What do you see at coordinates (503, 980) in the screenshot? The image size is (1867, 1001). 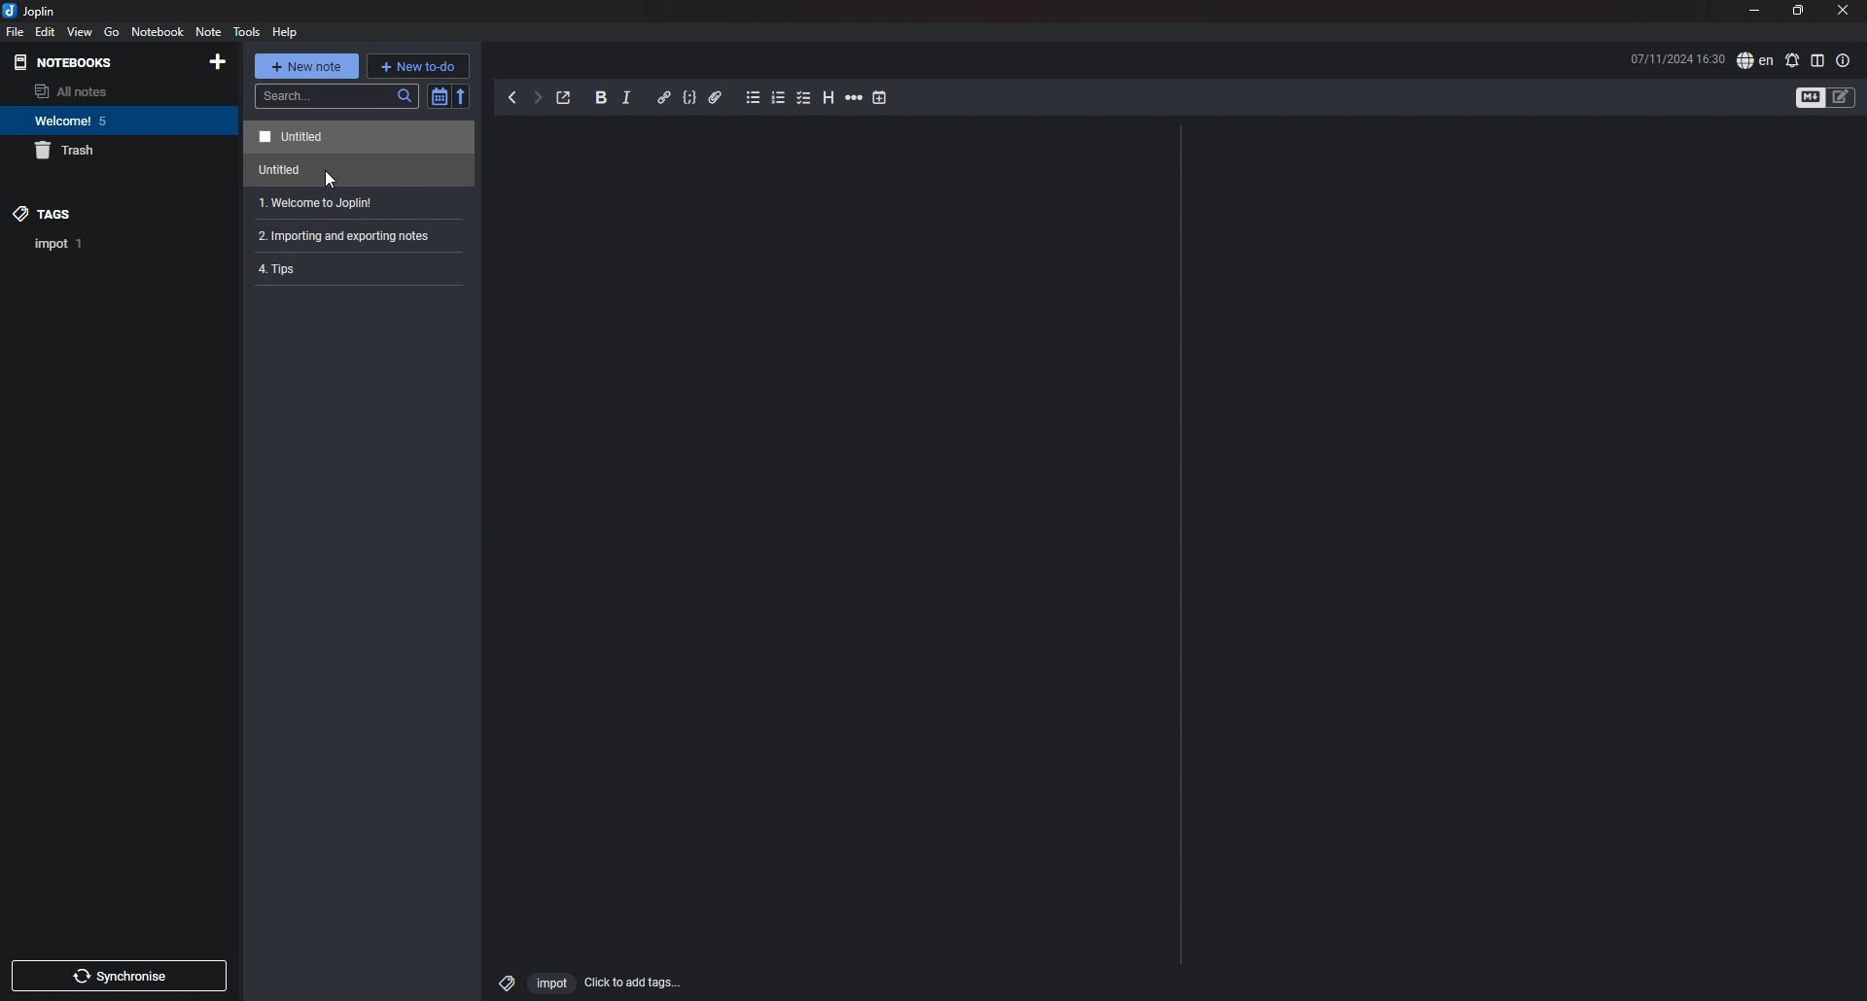 I see `tag` at bounding box center [503, 980].